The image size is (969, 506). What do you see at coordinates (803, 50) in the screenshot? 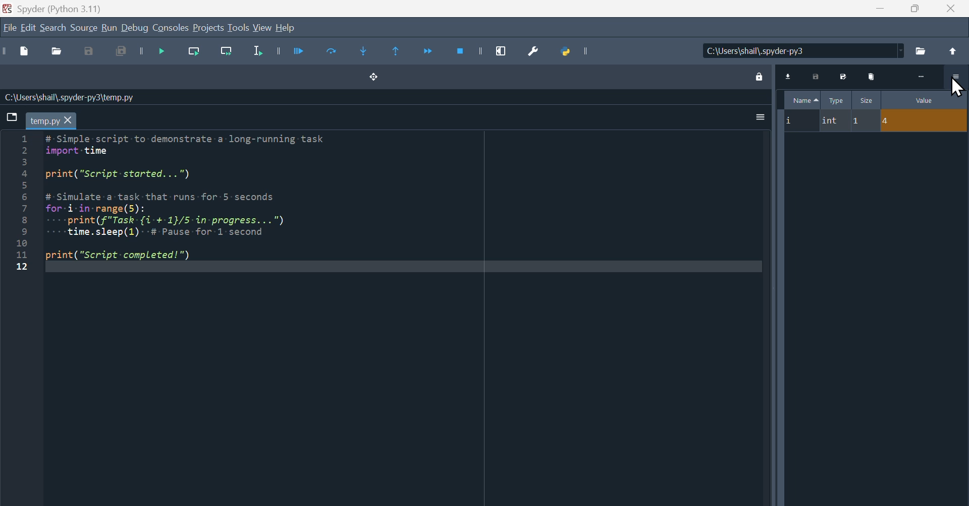
I see `Locations of the file` at bounding box center [803, 50].